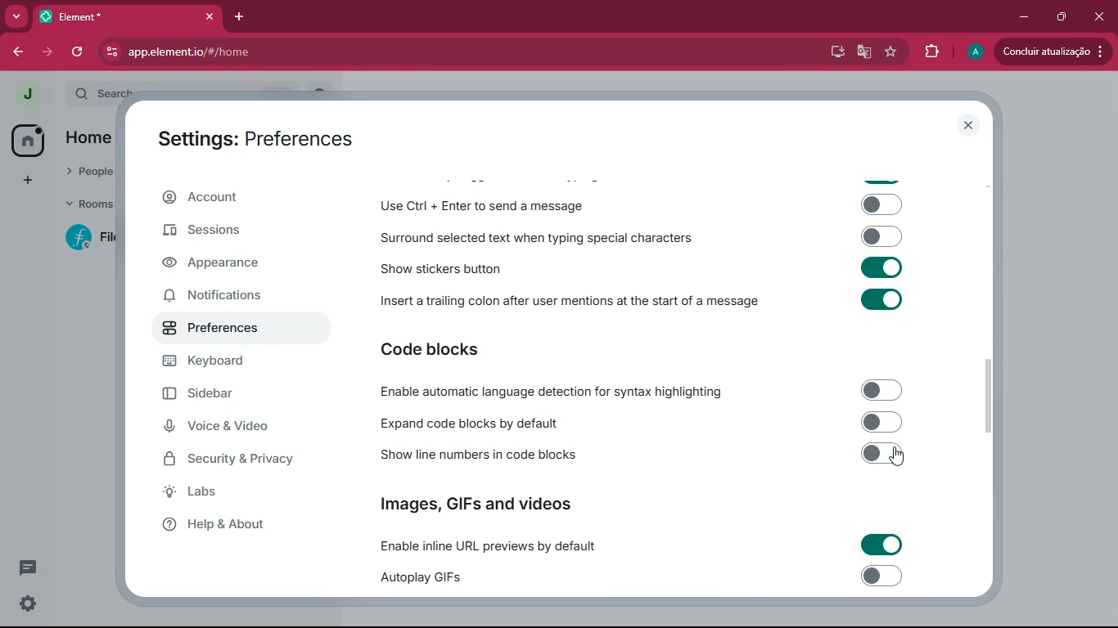 Image resolution: width=1118 pixels, height=628 pixels. What do you see at coordinates (640, 304) in the screenshot?
I see `Insert a trailing colon after user mentions at the start of a message` at bounding box center [640, 304].